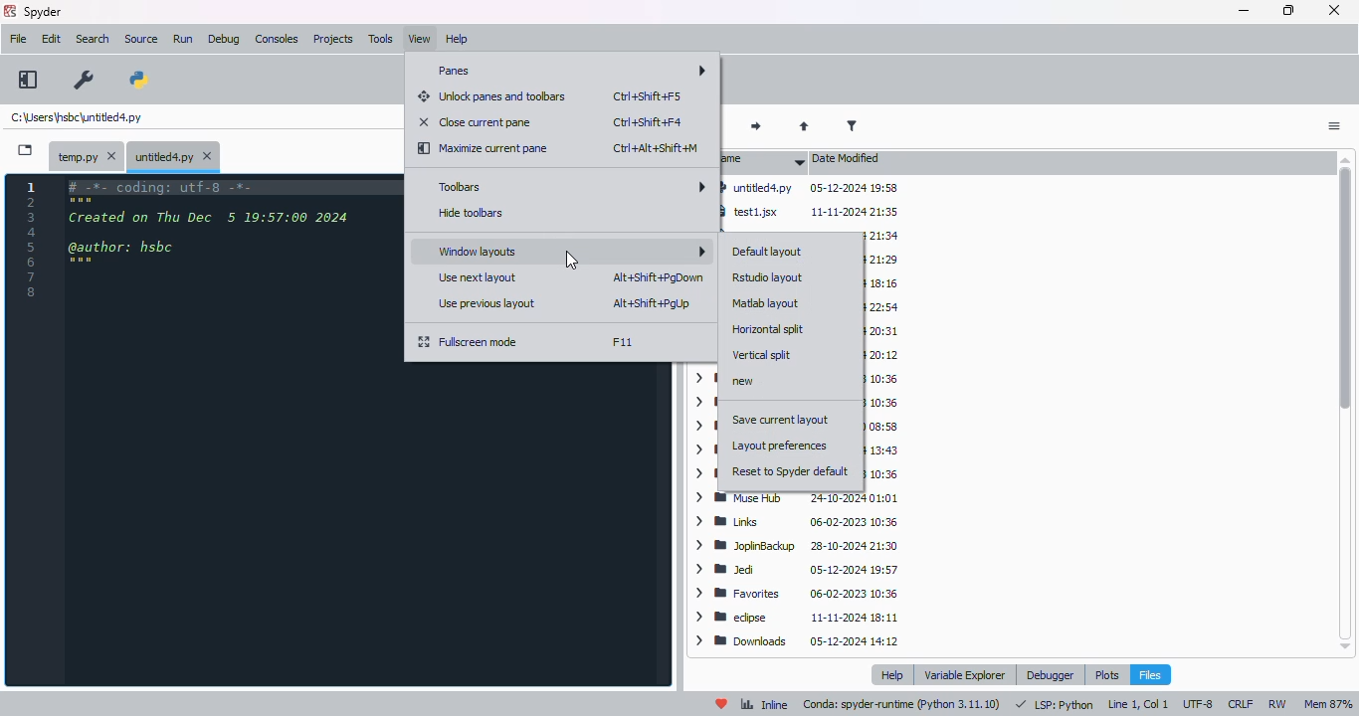 The height and width of the screenshot is (716, 1359). Describe the element at coordinates (883, 356) in the screenshot. I see `vault 1` at that location.